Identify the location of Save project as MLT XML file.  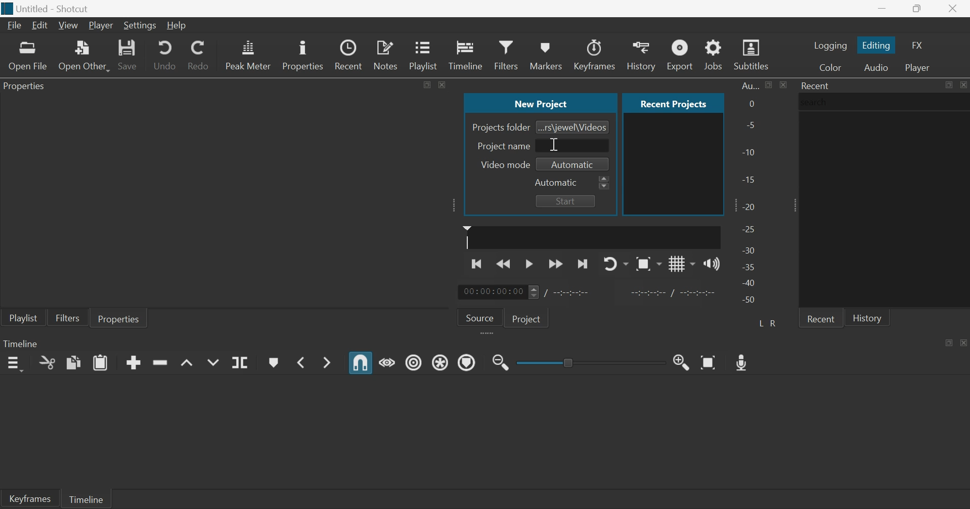
(128, 55).